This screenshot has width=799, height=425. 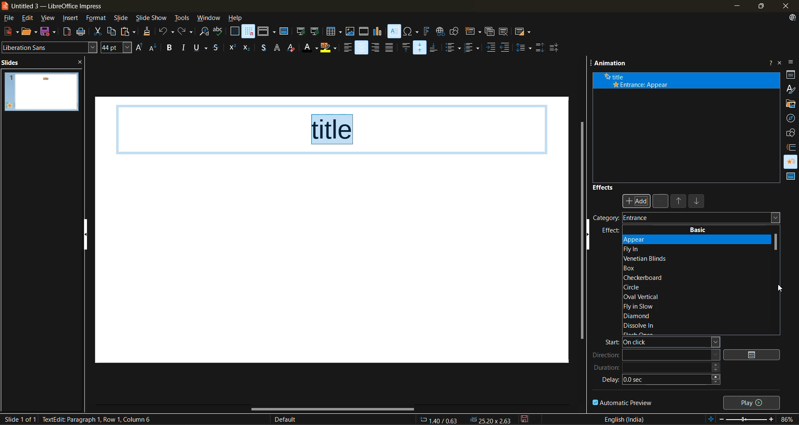 What do you see at coordinates (236, 19) in the screenshot?
I see `help` at bounding box center [236, 19].